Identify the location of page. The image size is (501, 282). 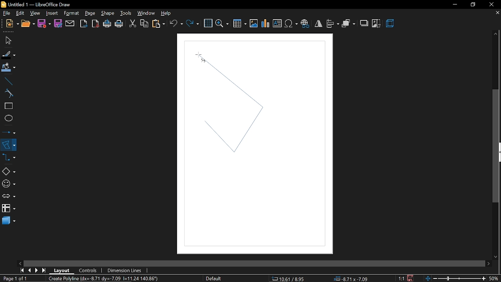
(90, 13).